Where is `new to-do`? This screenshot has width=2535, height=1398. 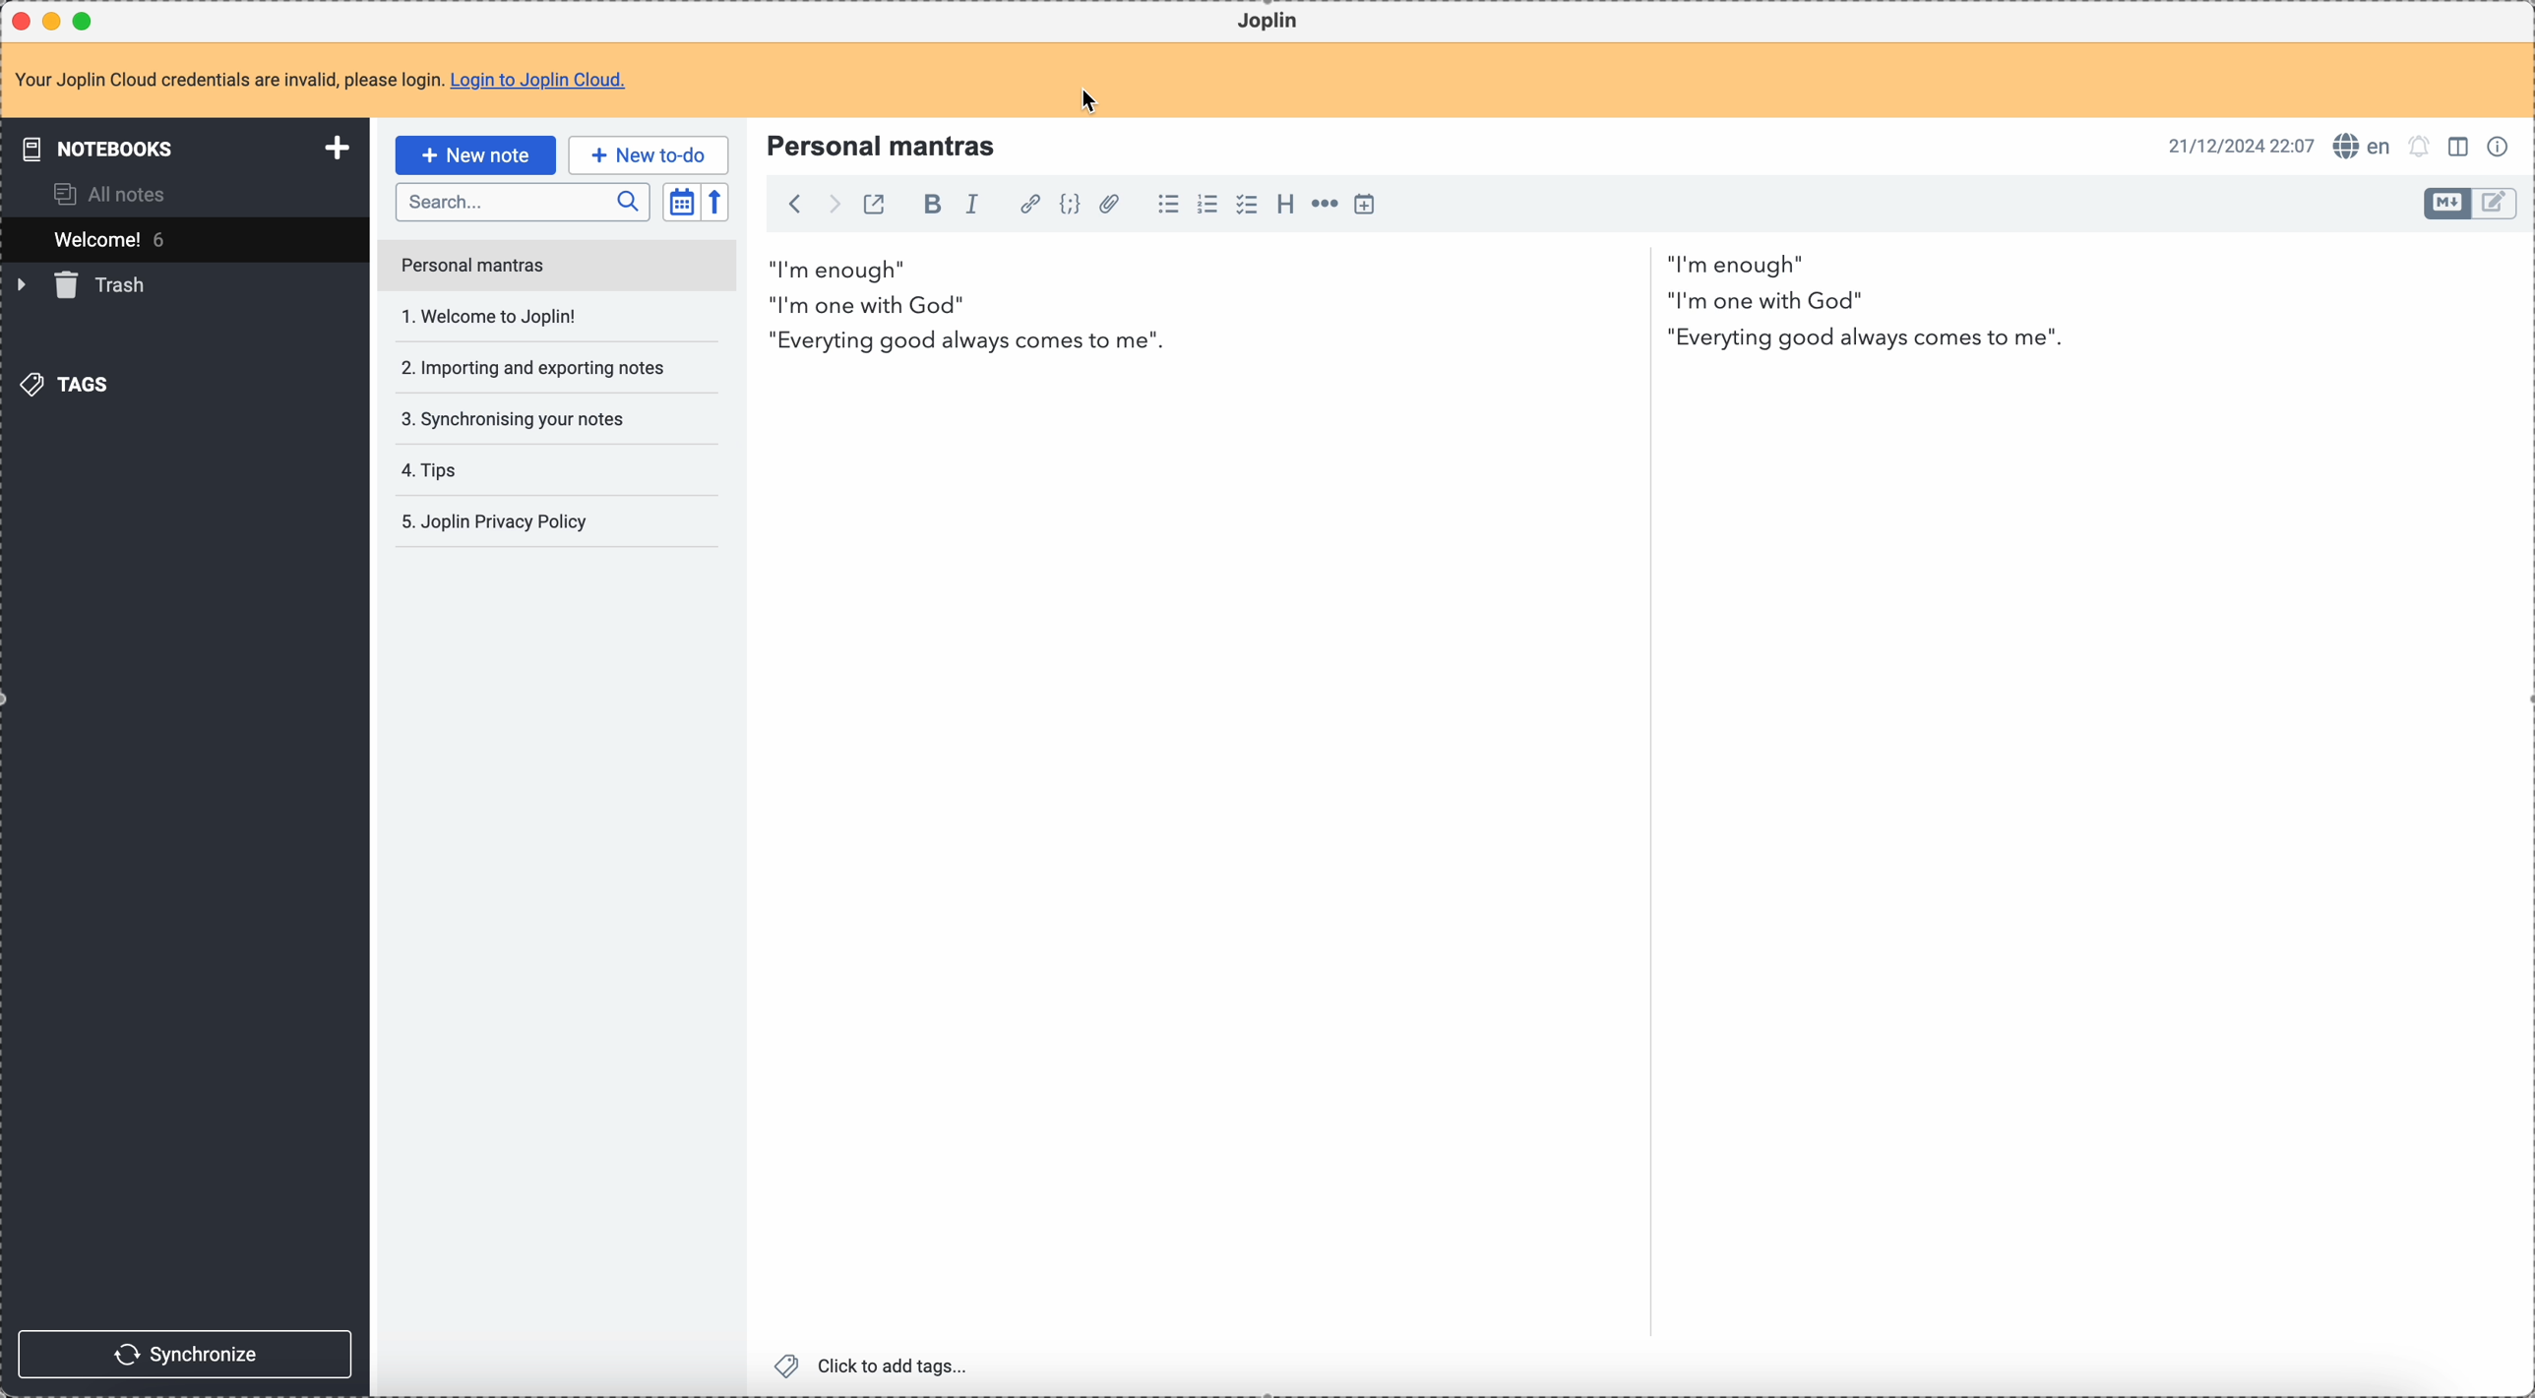 new to-do is located at coordinates (647, 151).